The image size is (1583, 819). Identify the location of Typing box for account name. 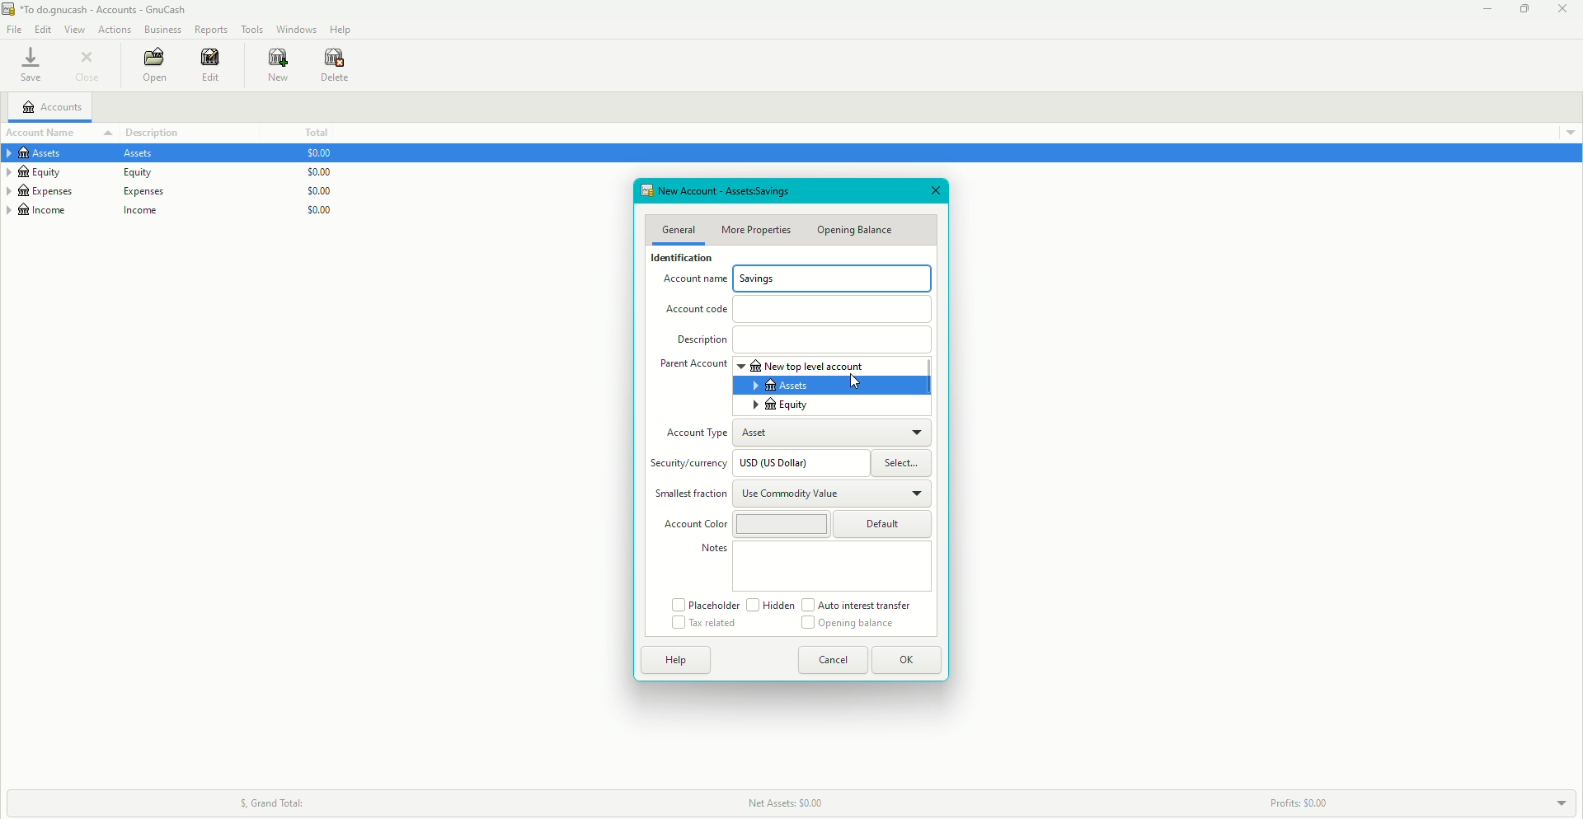
(834, 278).